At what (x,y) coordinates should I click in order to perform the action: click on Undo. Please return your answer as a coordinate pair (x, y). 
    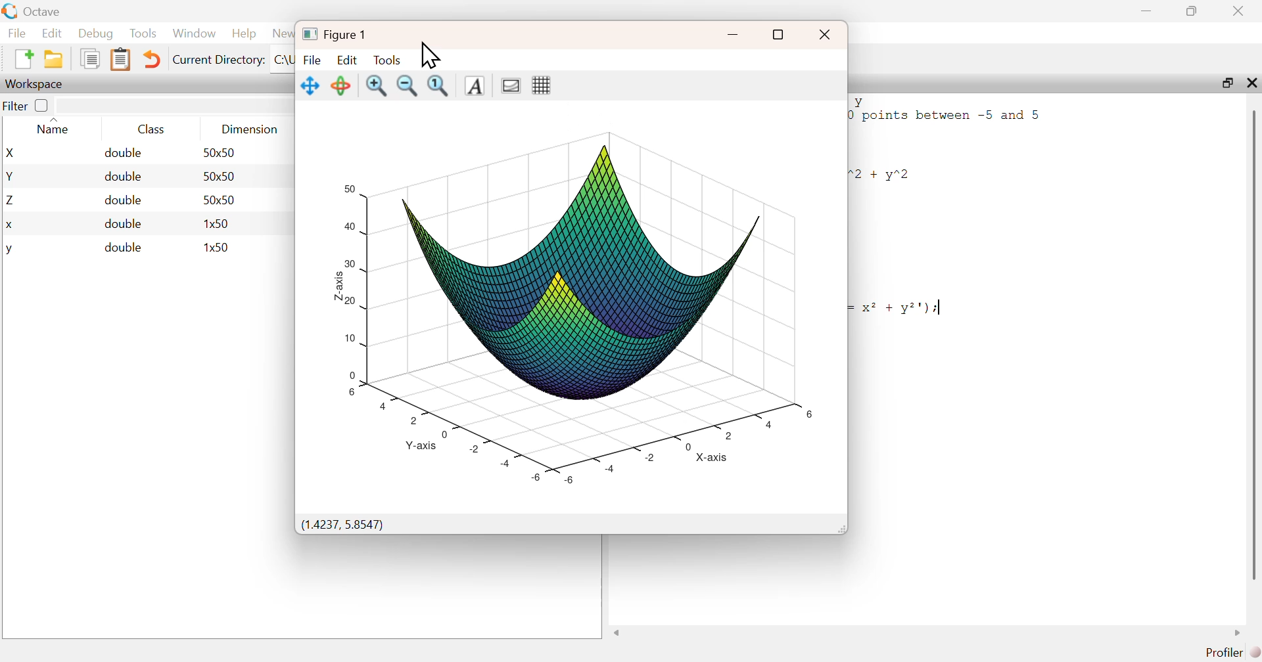
    Looking at the image, I should click on (150, 59).